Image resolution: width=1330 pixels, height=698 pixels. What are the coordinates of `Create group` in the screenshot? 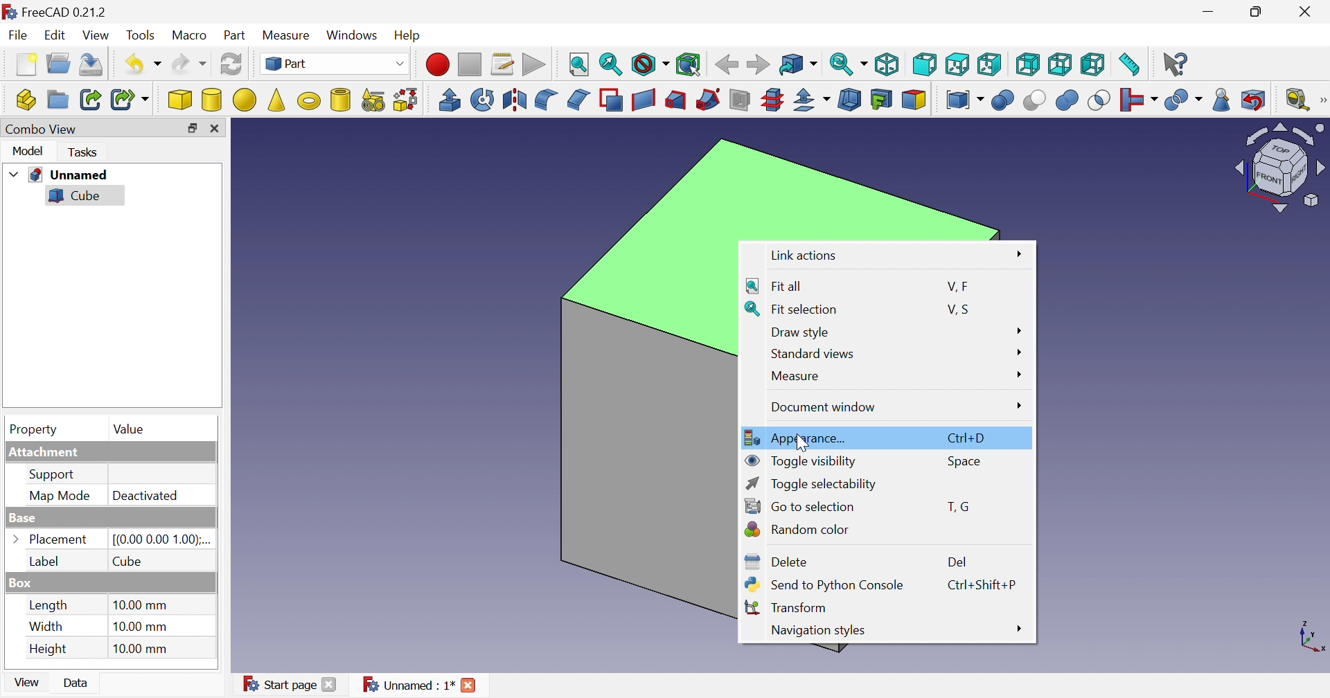 It's located at (57, 99).